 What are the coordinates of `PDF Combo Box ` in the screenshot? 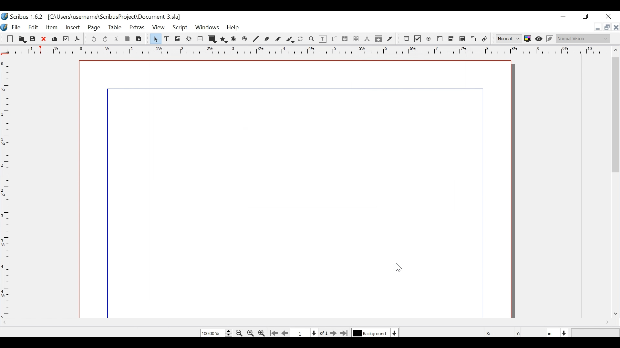 It's located at (452, 40).